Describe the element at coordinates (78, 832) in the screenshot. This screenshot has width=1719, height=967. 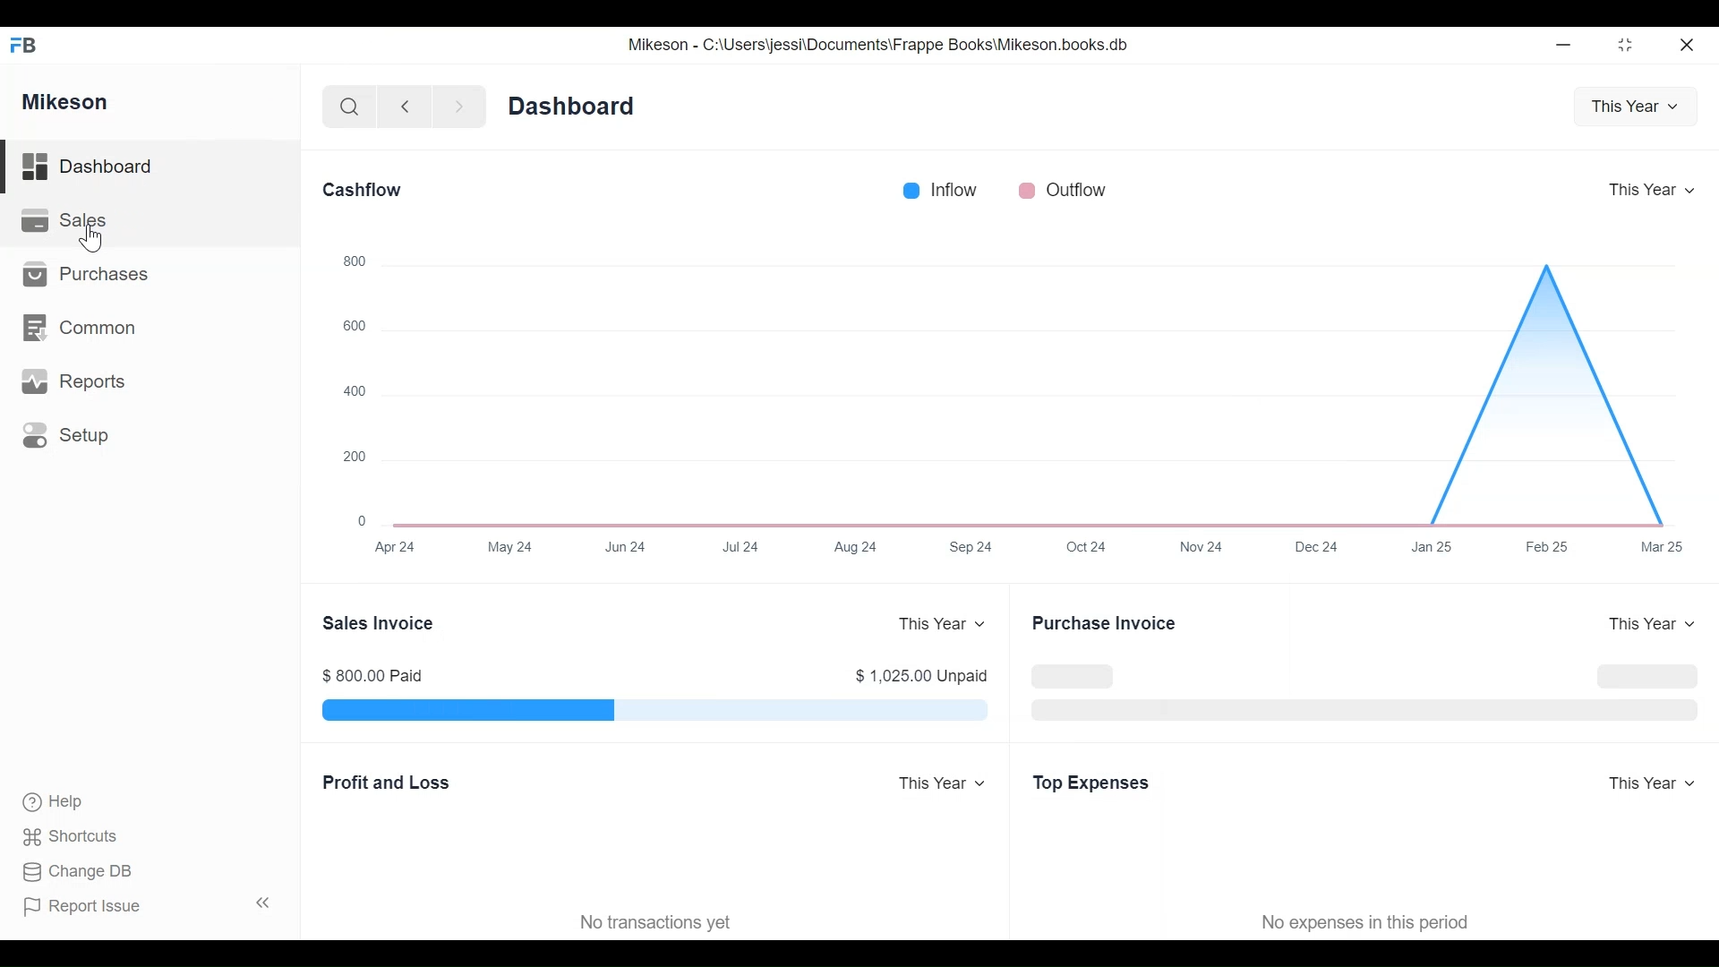
I see `Shortcuts` at that location.